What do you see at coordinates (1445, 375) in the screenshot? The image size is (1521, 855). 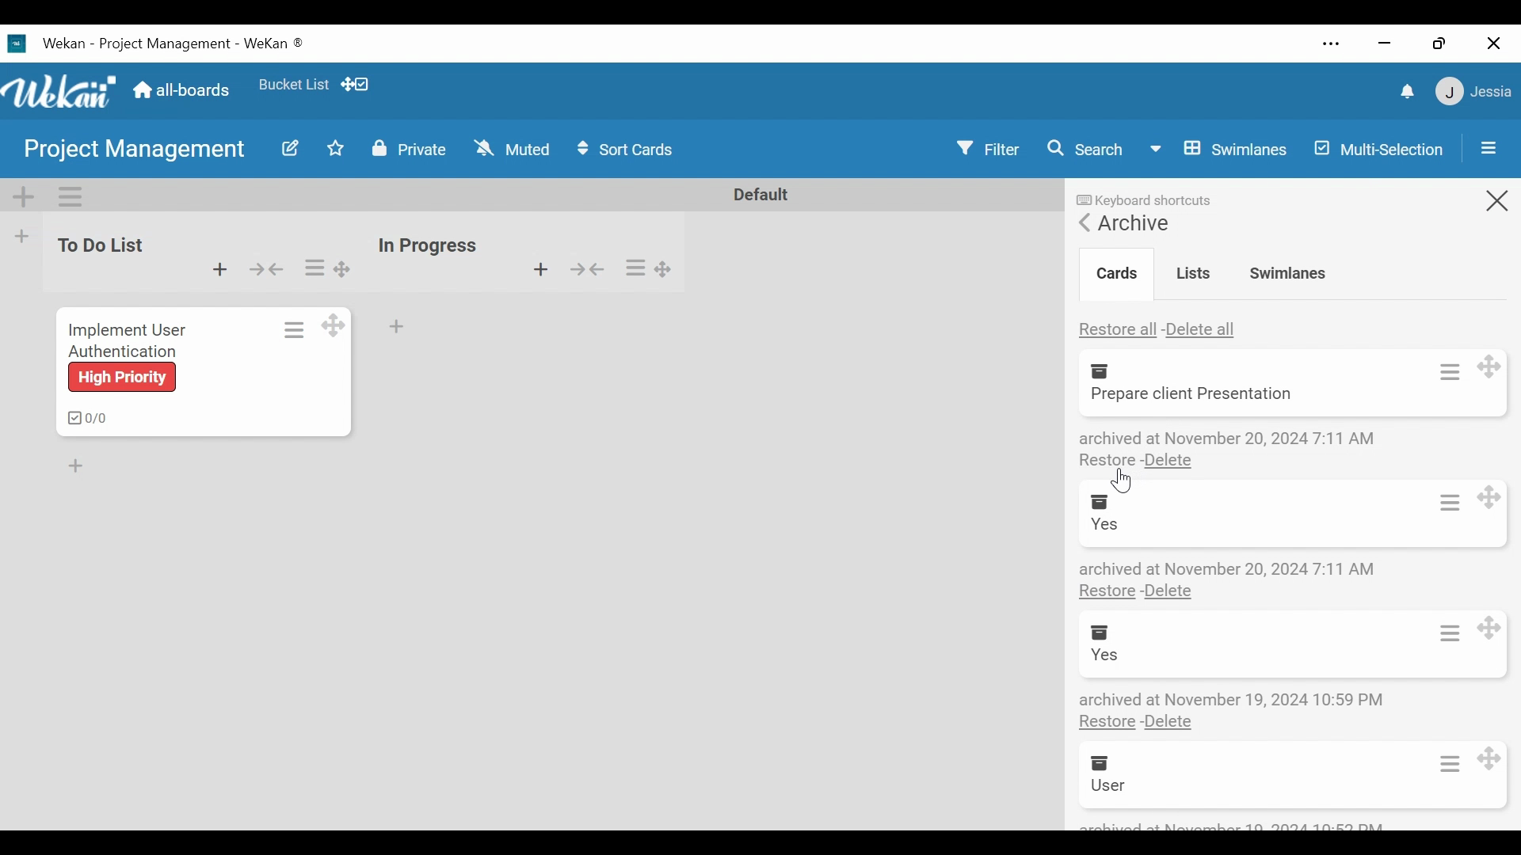 I see `Card actions` at bounding box center [1445, 375].